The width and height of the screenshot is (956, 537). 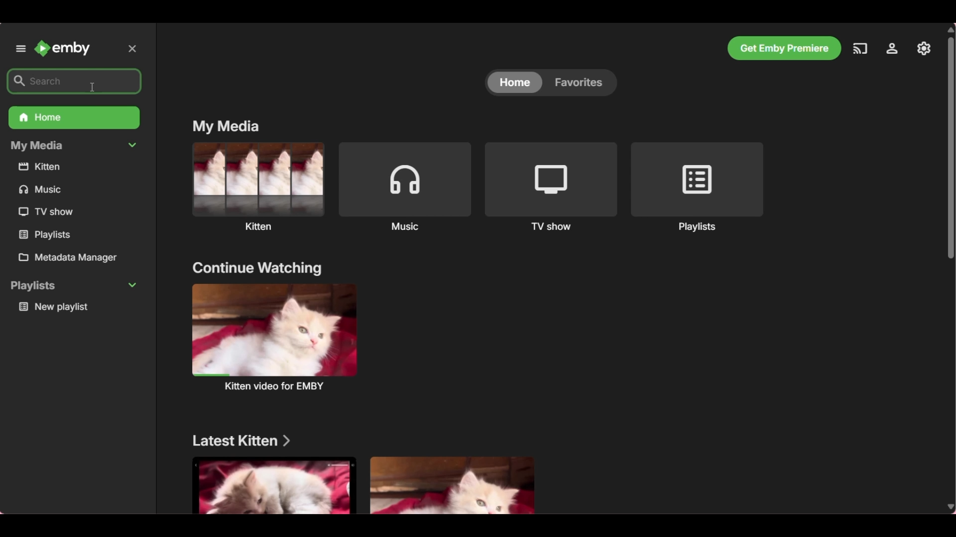 What do you see at coordinates (240, 441) in the screenshot?
I see `Latest kitten` at bounding box center [240, 441].